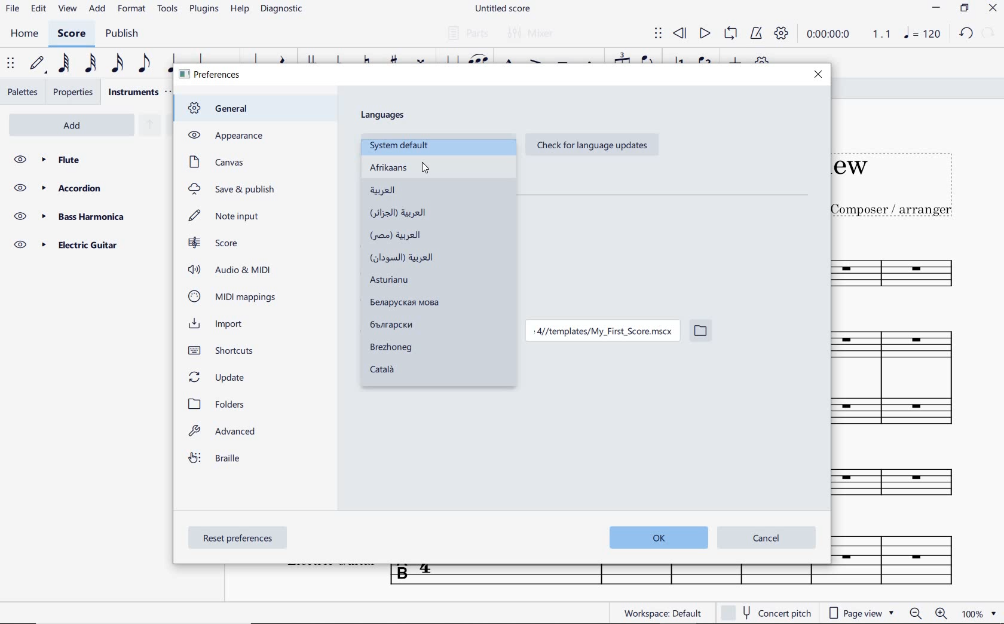 The width and height of the screenshot is (1004, 624). What do you see at coordinates (226, 350) in the screenshot?
I see `shortcuts` at bounding box center [226, 350].